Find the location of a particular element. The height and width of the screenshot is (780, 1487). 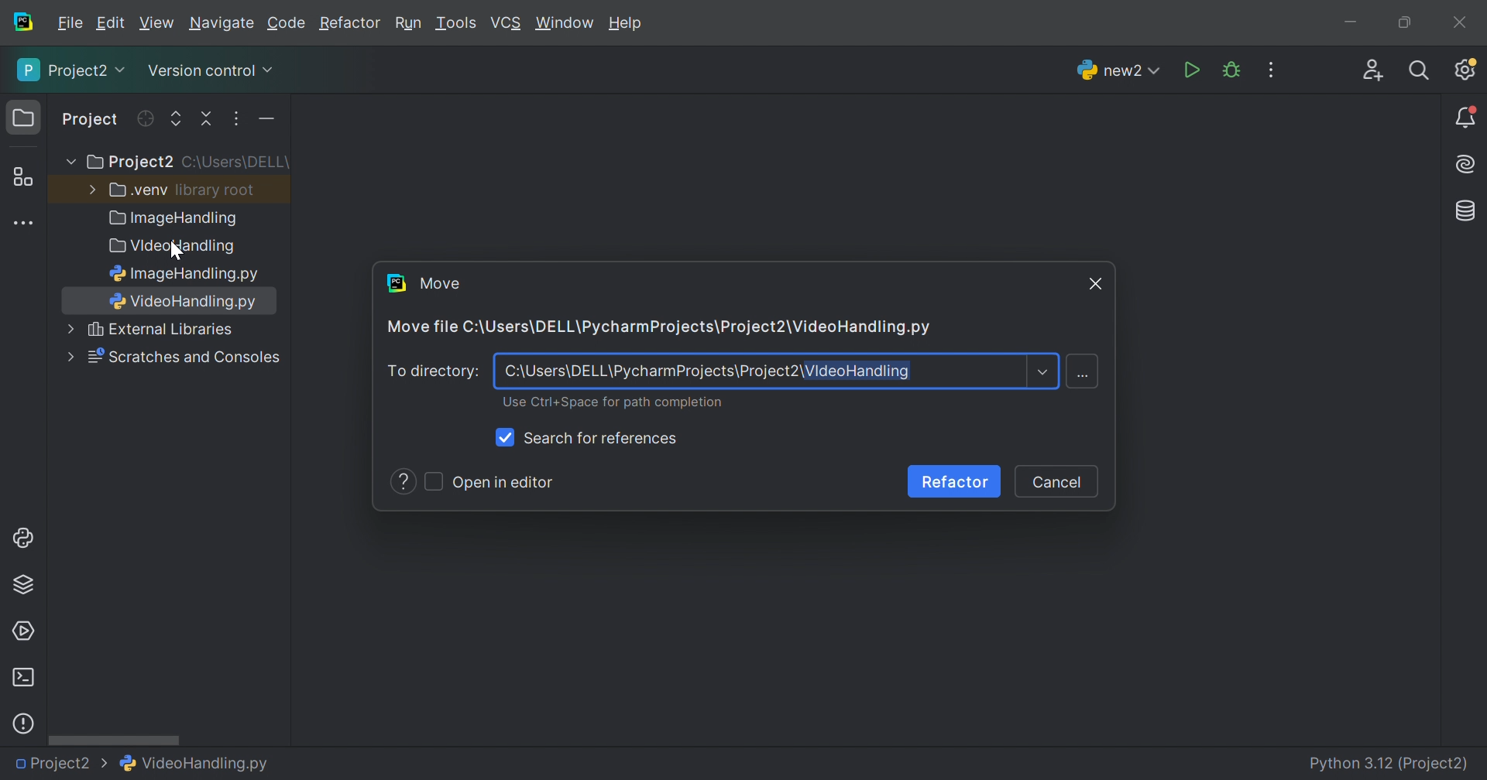

More actions is located at coordinates (263, 122).